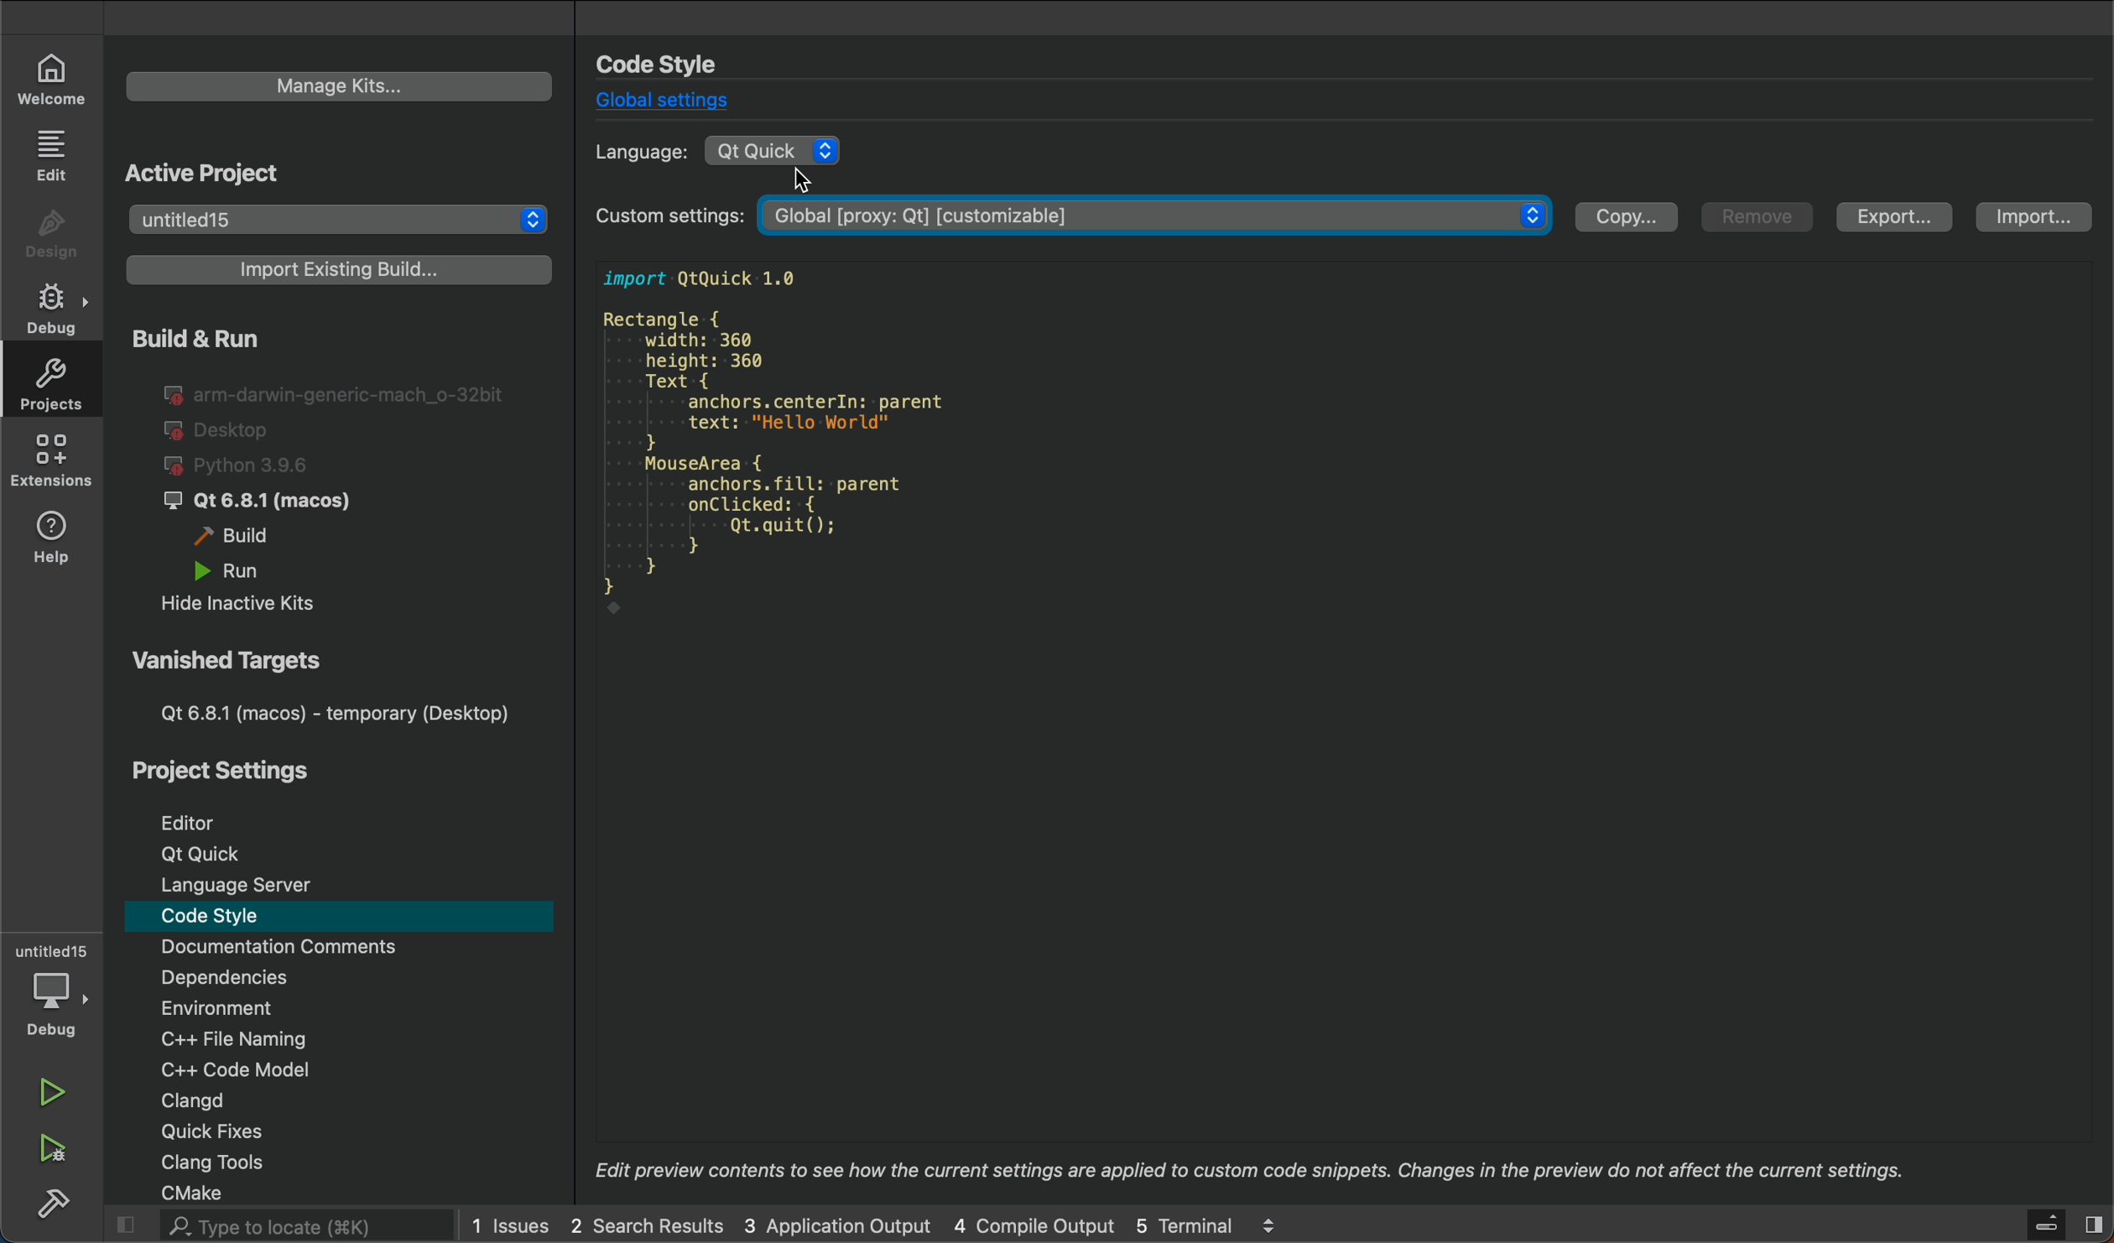  What do you see at coordinates (197, 854) in the screenshot?
I see `qt quick` at bounding box center [197, 854].